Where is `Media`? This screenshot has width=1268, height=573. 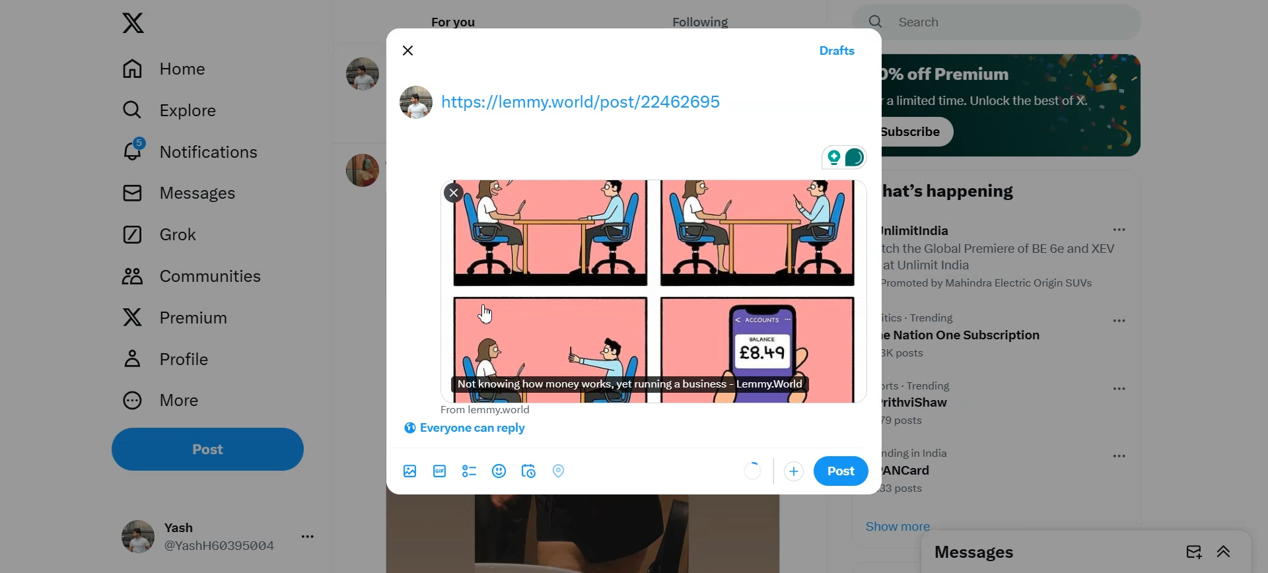
Media is located at coordinates (409, 472).